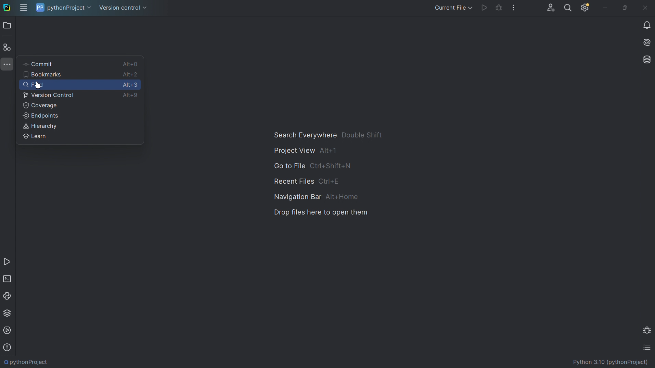 This screenshot has width=655, height=368. Describe the element at coordinates (131, 84) in the screenshot. I see `Alt+3` at that location.